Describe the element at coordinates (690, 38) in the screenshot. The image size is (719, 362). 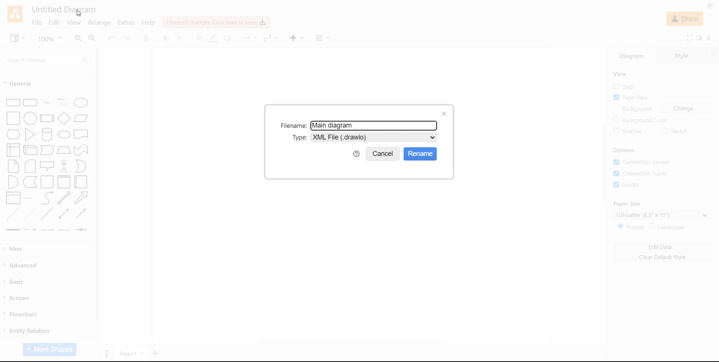
I see `Full screen ` at that location.